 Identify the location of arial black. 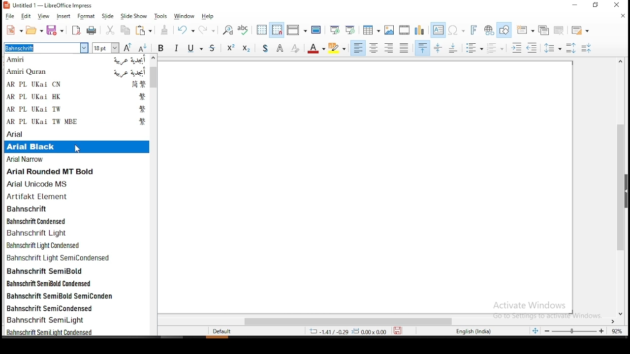
(75, 147).